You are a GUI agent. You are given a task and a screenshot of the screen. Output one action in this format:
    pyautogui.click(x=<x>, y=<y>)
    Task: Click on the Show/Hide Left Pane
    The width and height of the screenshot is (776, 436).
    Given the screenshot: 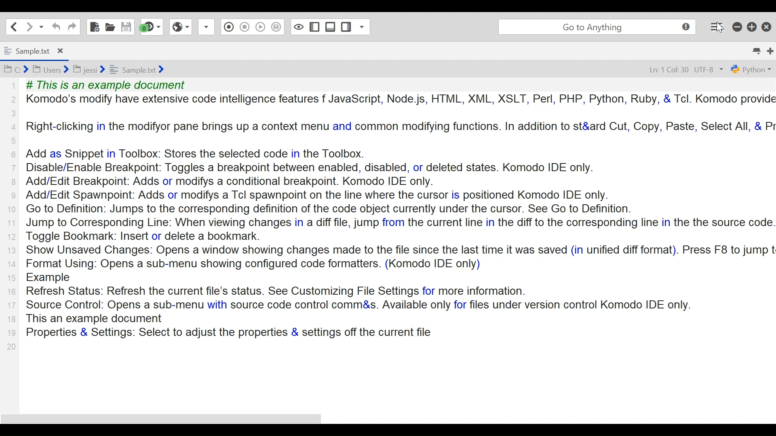 What is the action you would take?
    pyautogui.click(x=331, y=27)
    